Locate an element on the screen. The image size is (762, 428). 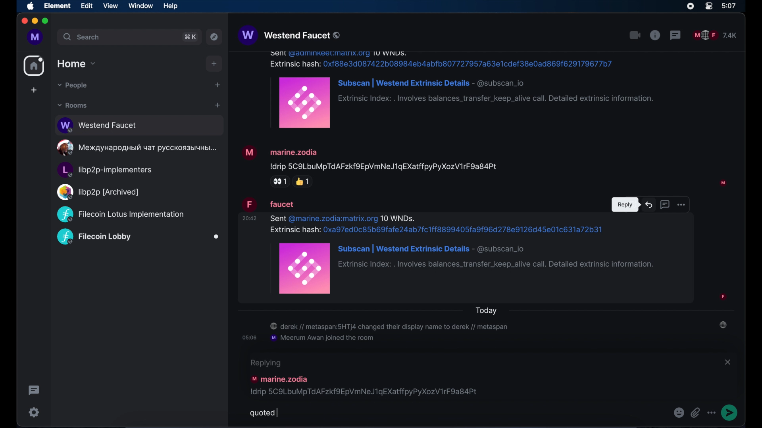
window is located at coordinates (140, 6).